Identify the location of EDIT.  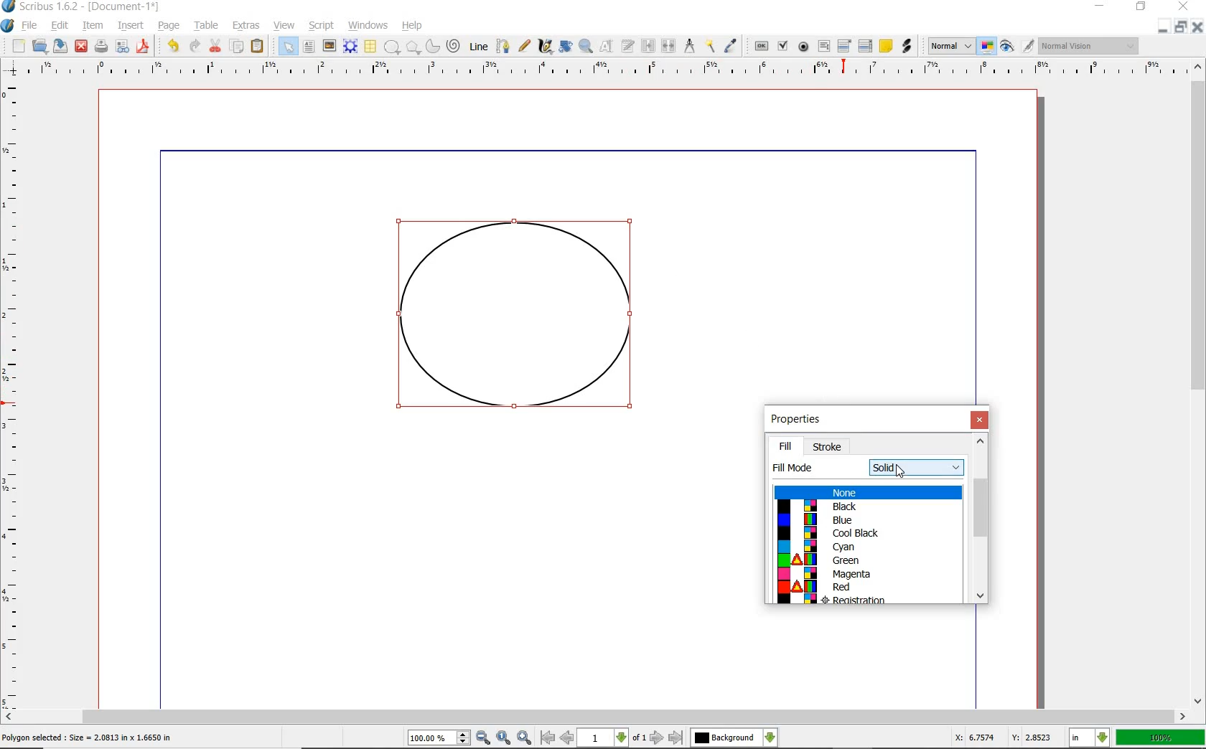
(59, 27).